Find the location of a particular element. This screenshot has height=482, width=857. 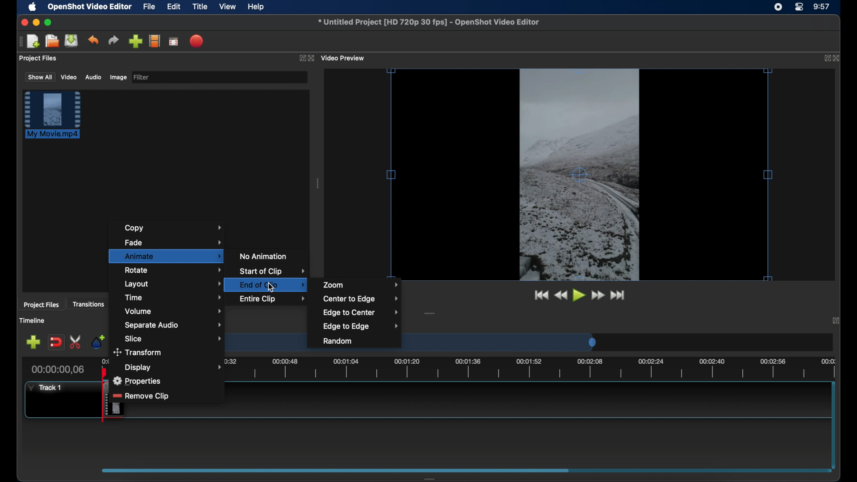

remove clip is located at coordinates (149, 395).